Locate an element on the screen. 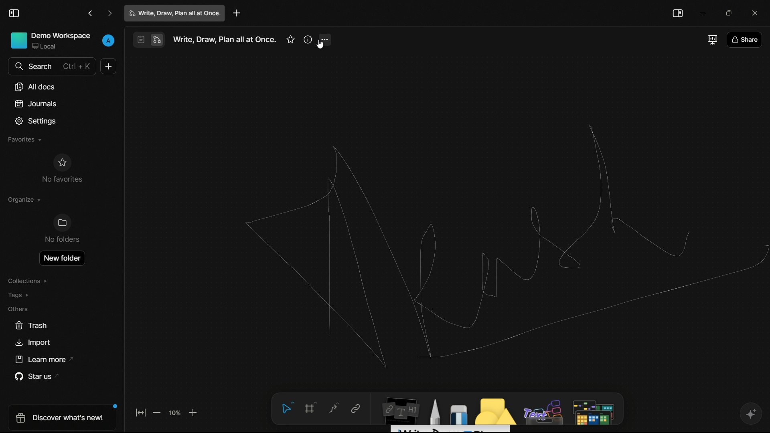 This screenshot has height=433, width=770. Icon is located at coordinates (63, 223).